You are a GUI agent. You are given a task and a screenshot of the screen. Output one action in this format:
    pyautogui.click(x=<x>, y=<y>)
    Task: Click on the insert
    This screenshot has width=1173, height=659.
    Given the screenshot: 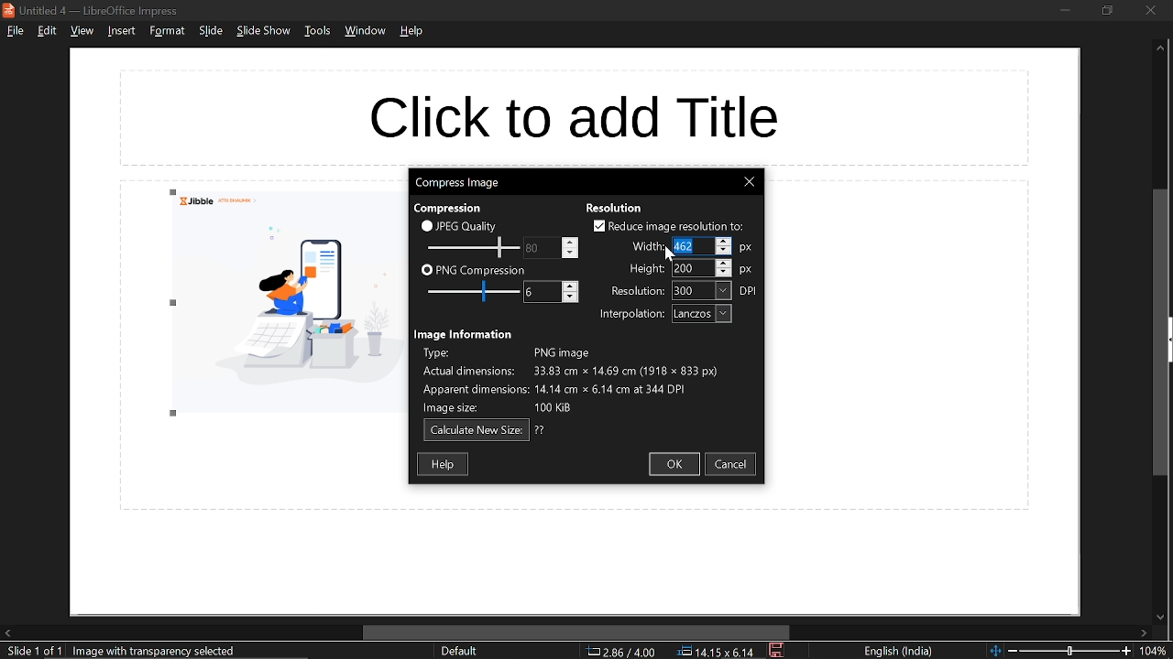 What is the action you would take?
    pyautogui.click(x=119, y=30)
    